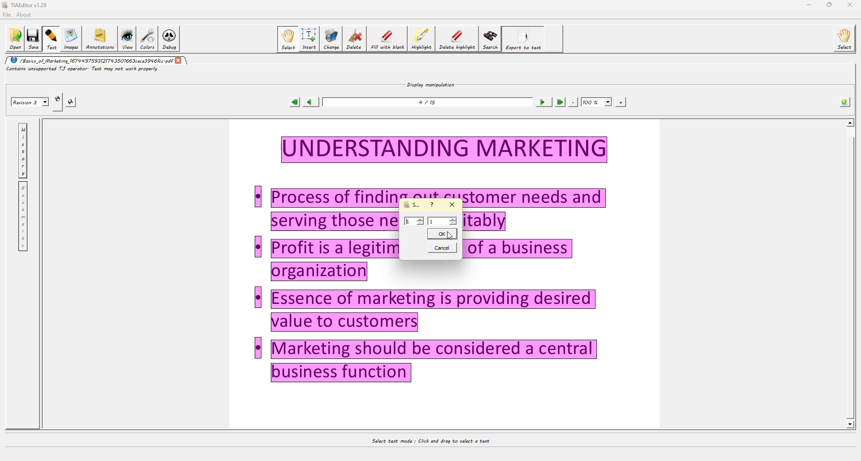 Image resolution: width=861 pixels, height=461 pixels. What do you see at coordinates (295, 102) in the screenshot?
I see `first page` at bounding box center [295, 102].